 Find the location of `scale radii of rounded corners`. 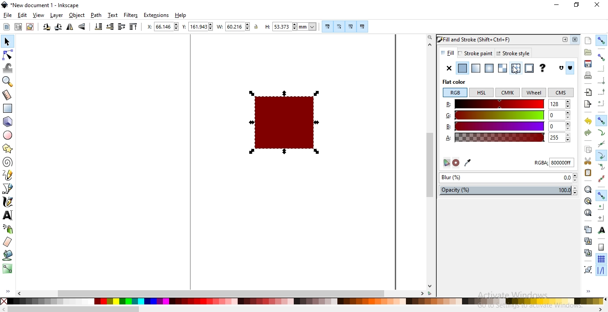

scale radii of rounded corners is located at coordinates (339, 26).